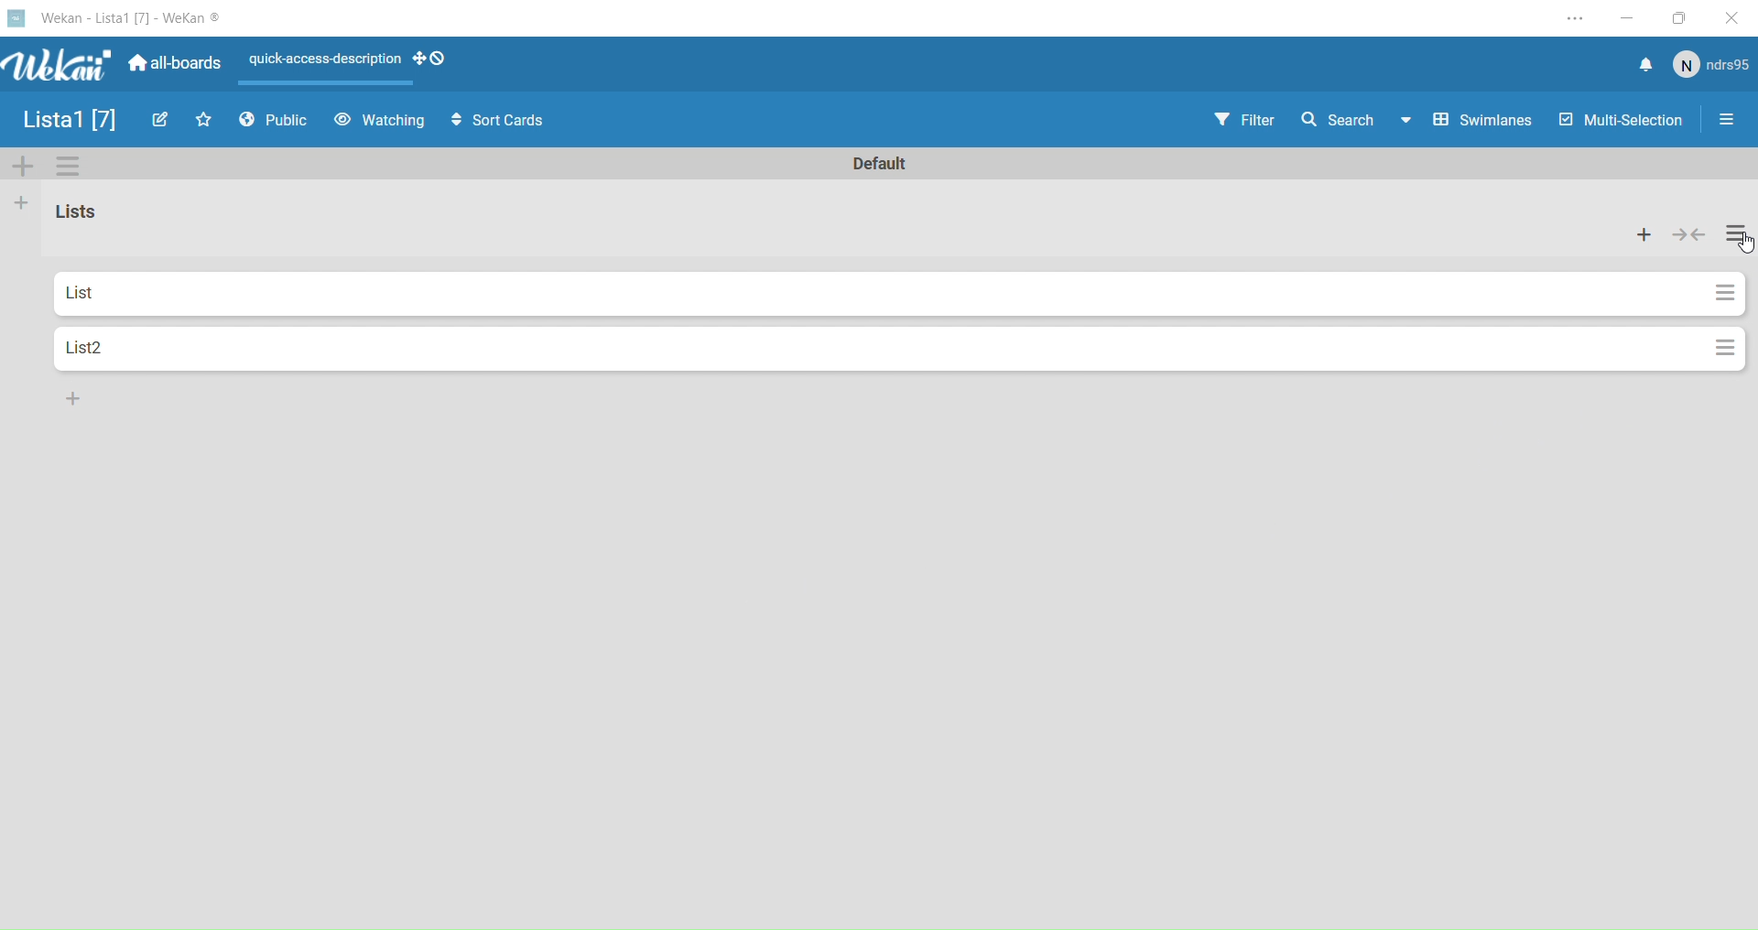 This screenshot has width=1758, height=930. I want to click on Add, so click(21, 208).